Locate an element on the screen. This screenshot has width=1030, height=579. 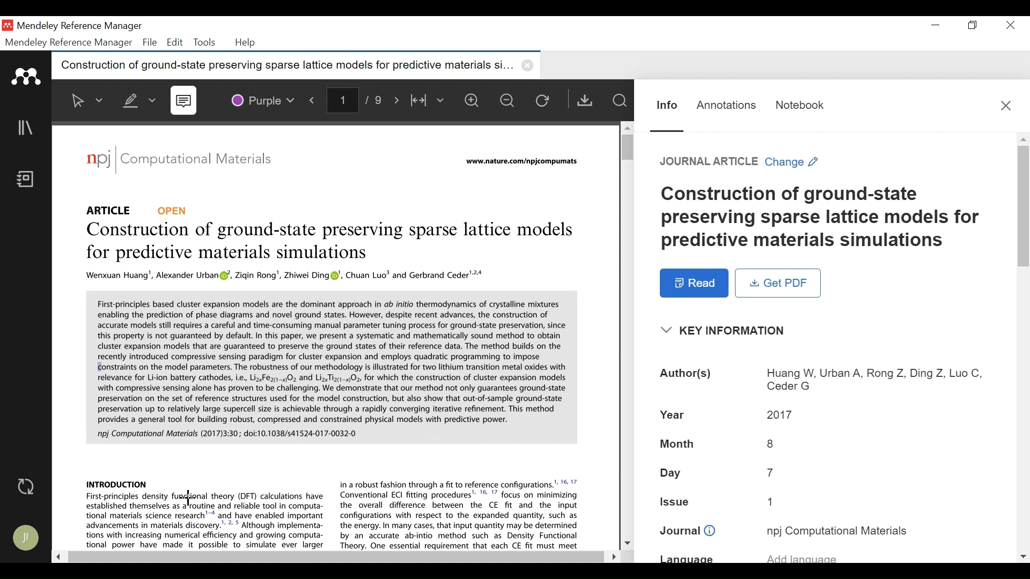
File is located at coordinates (150, 42).